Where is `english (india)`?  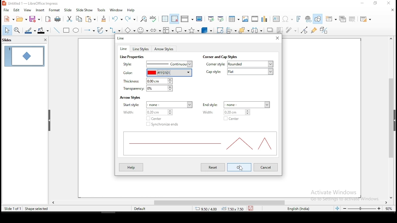
english (india) is located at coordinates (300, 209).